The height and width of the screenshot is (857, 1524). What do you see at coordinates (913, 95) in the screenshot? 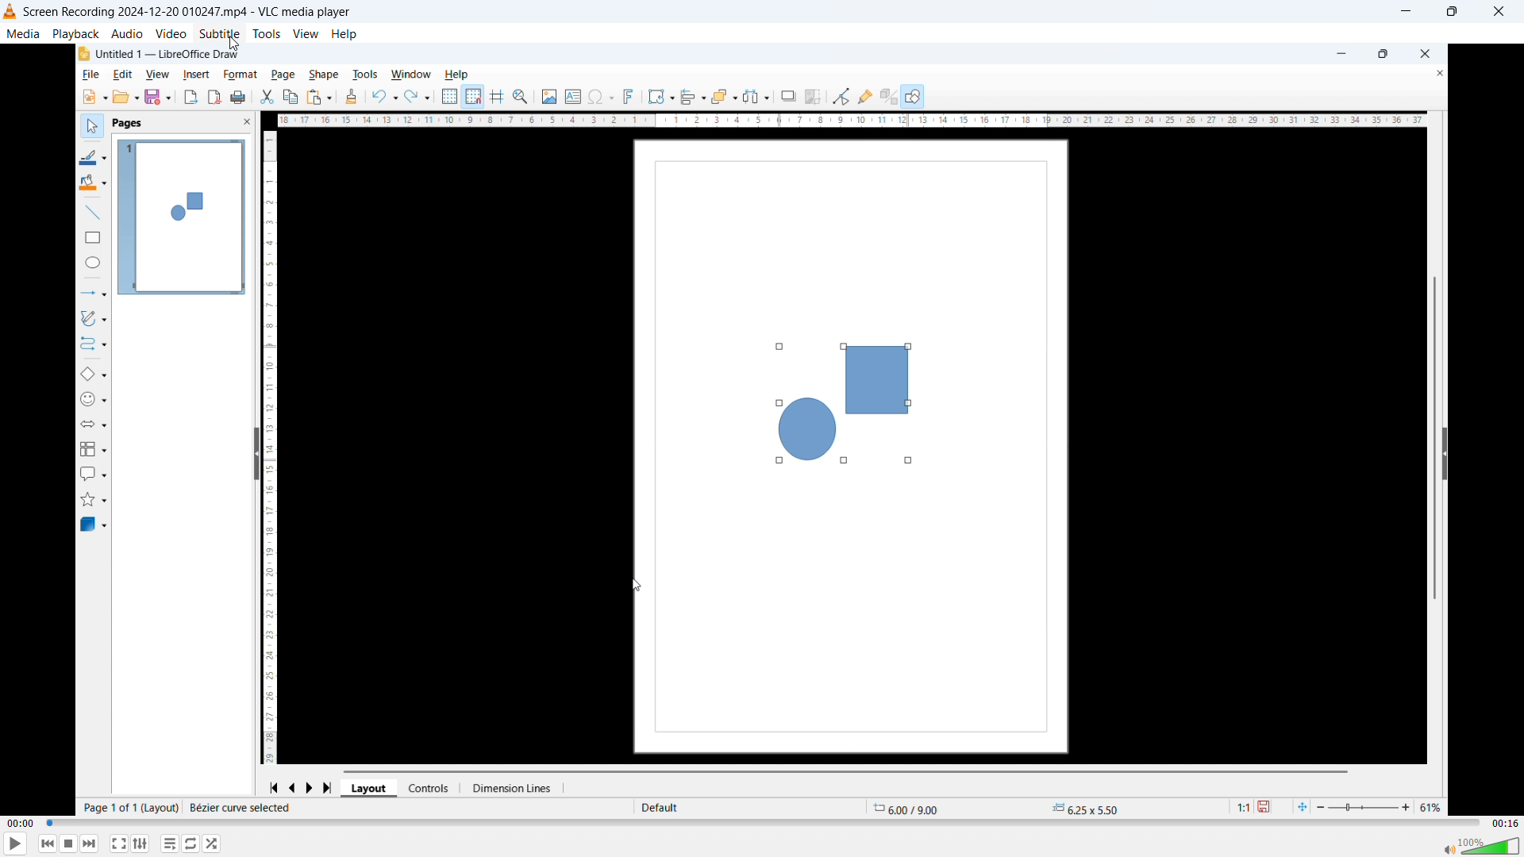
I see `show draw function` at bounding box center [913, 95].